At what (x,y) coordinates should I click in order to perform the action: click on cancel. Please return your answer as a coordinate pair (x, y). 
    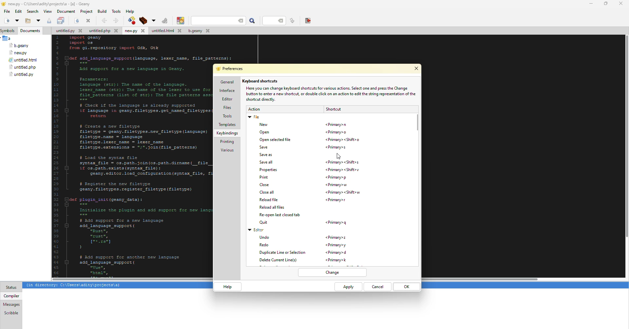
    Looking at the image, I should click on (378, 287).